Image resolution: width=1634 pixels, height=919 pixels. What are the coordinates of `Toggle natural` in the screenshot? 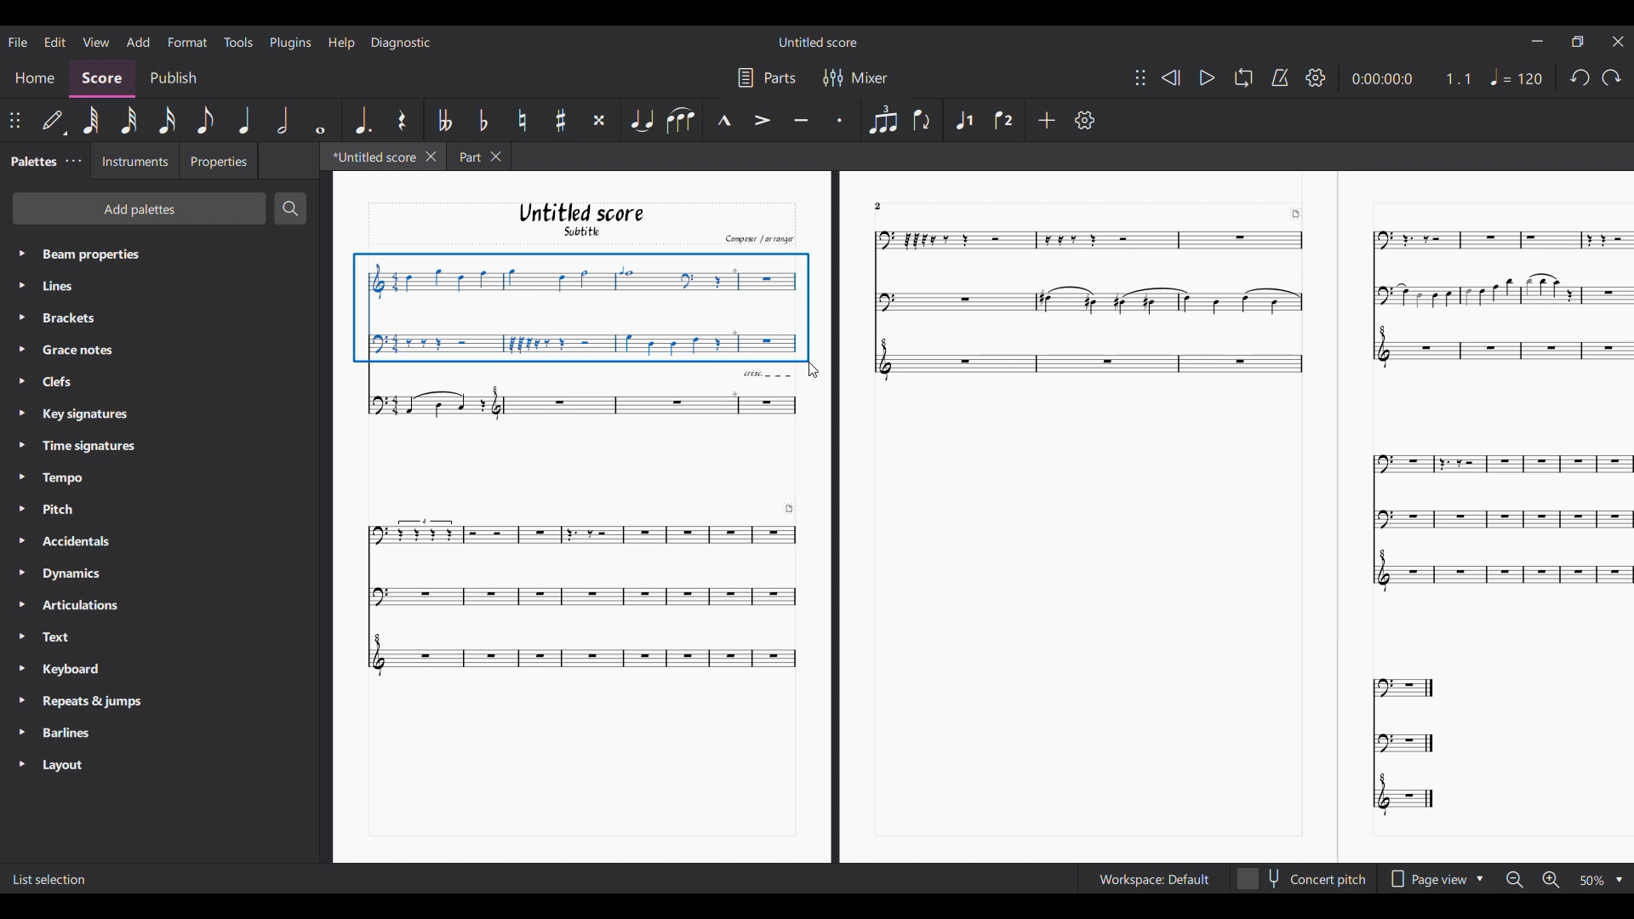 It's located at (522, 120).